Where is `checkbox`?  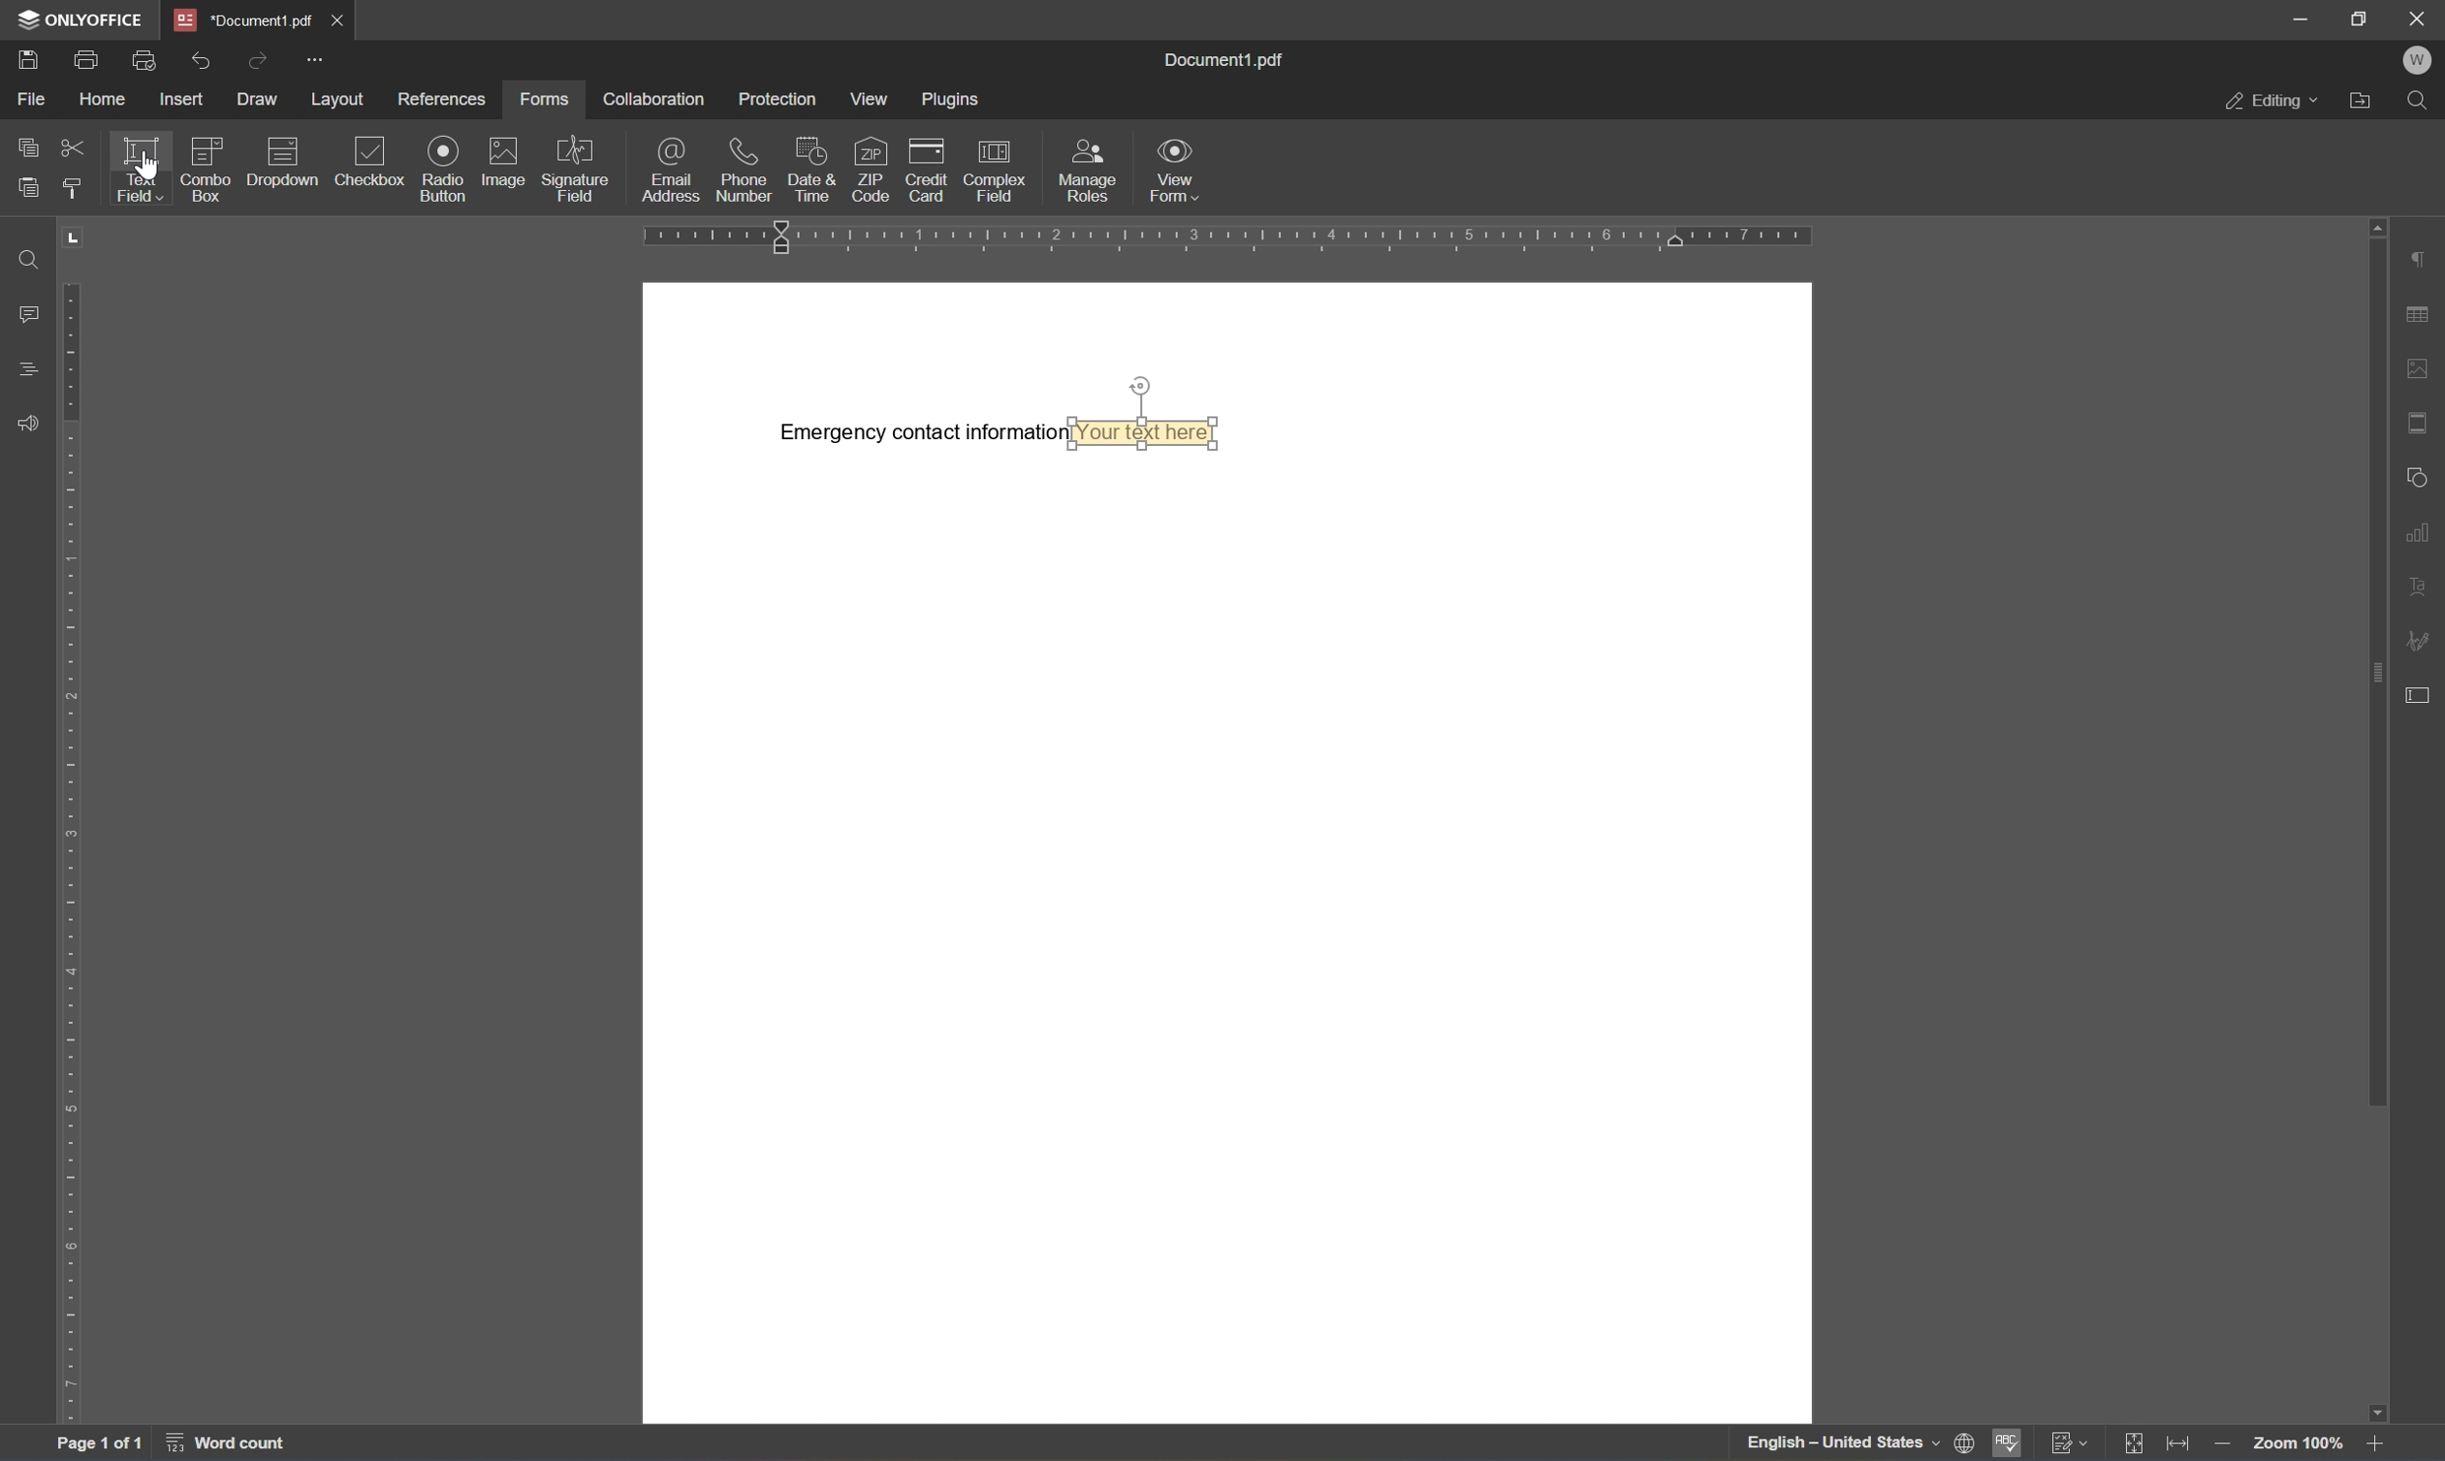
checkbox is located at coordinates (369, 166).